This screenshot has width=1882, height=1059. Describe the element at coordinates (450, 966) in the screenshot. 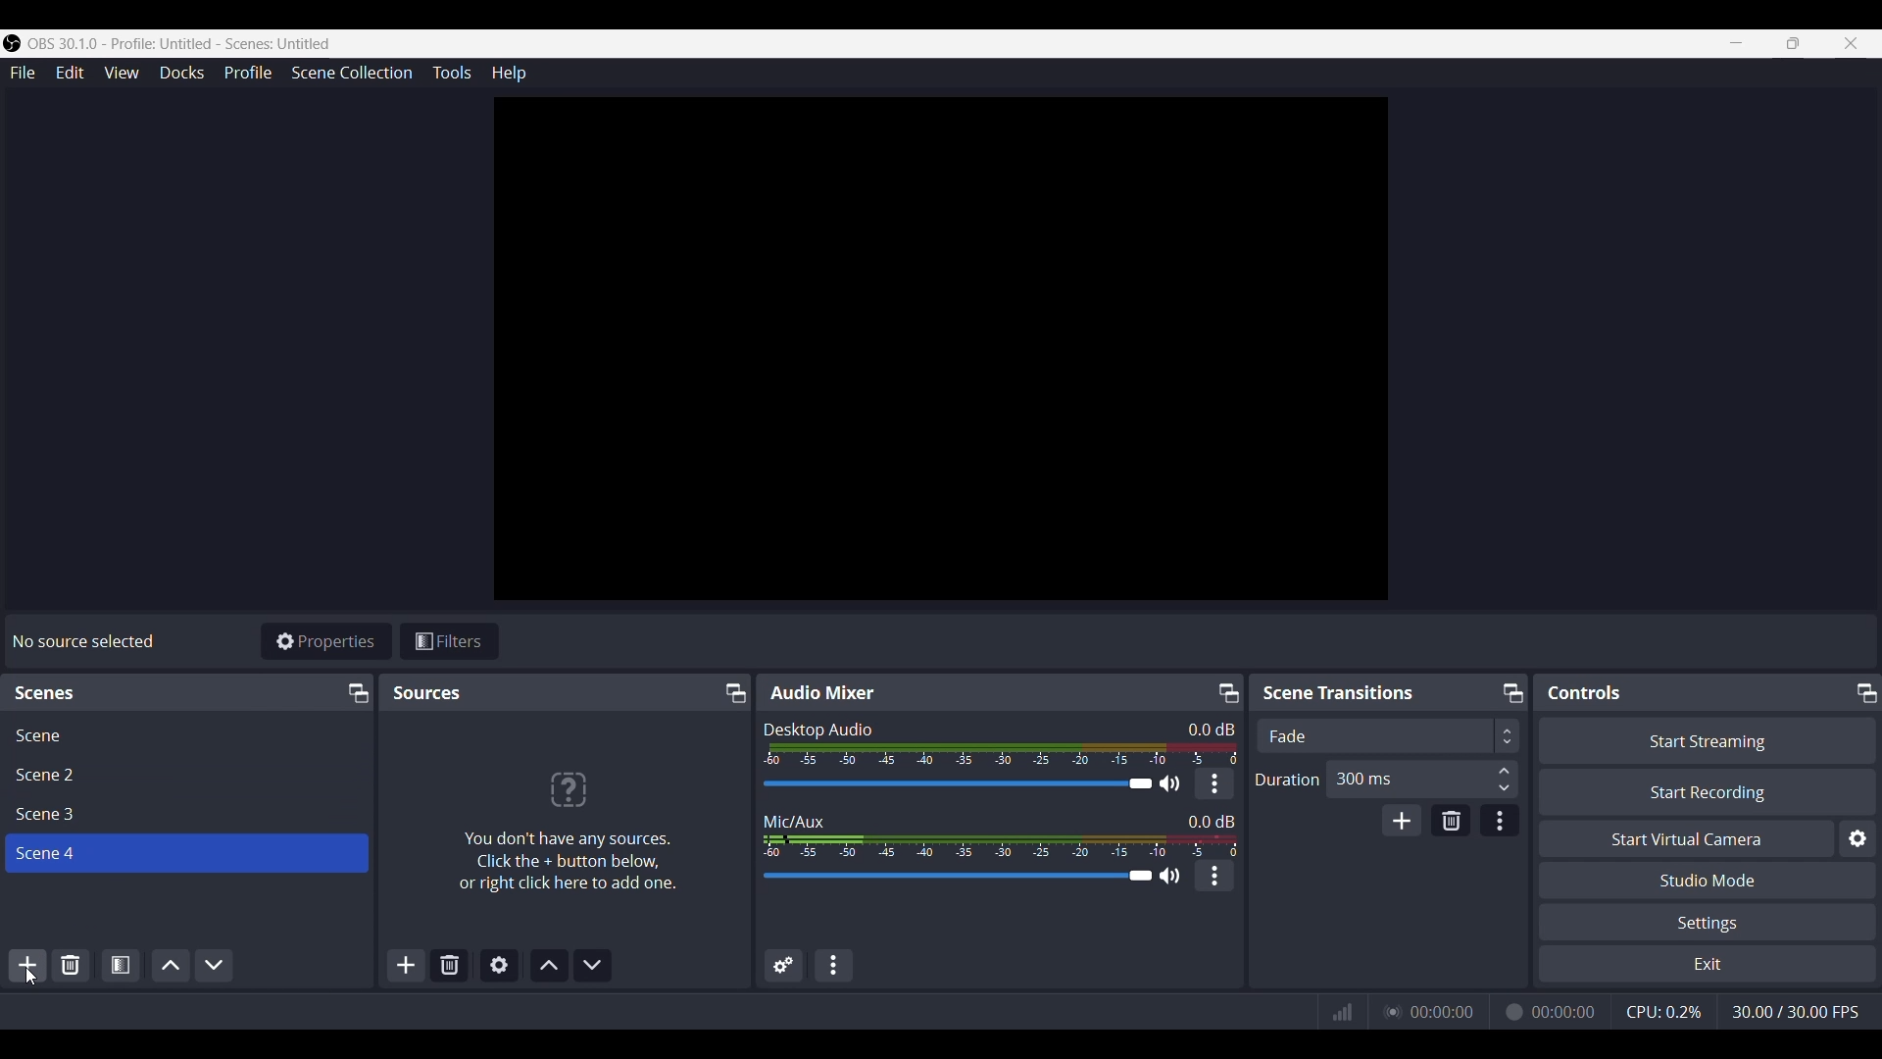

I see `Remove Selected Source` at that location.